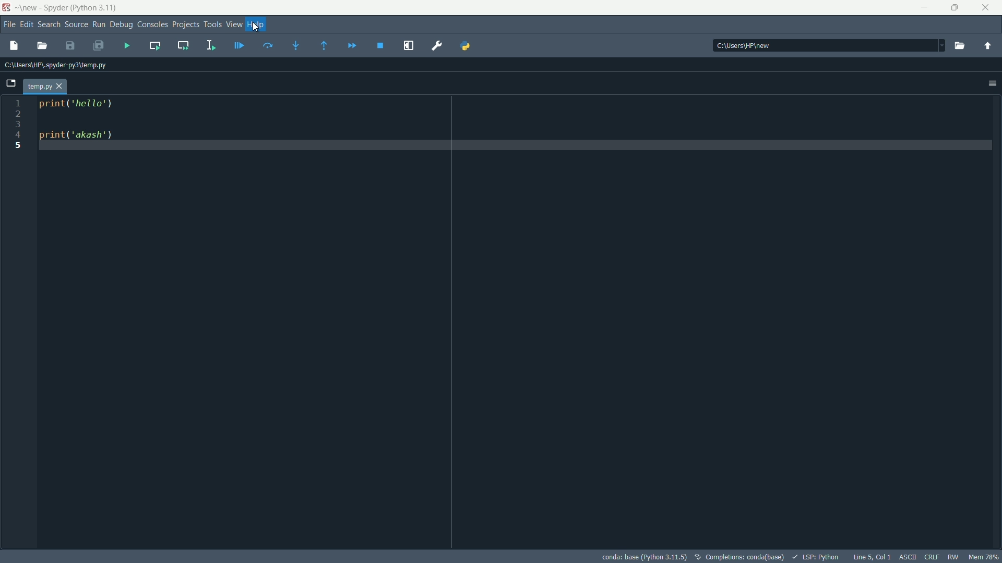 The height and width of the screenshot is (563, 1002). What do you see at coordinates (122, 23) in the screenshot?
I see `debug menu` at bounding box center [122, 23].